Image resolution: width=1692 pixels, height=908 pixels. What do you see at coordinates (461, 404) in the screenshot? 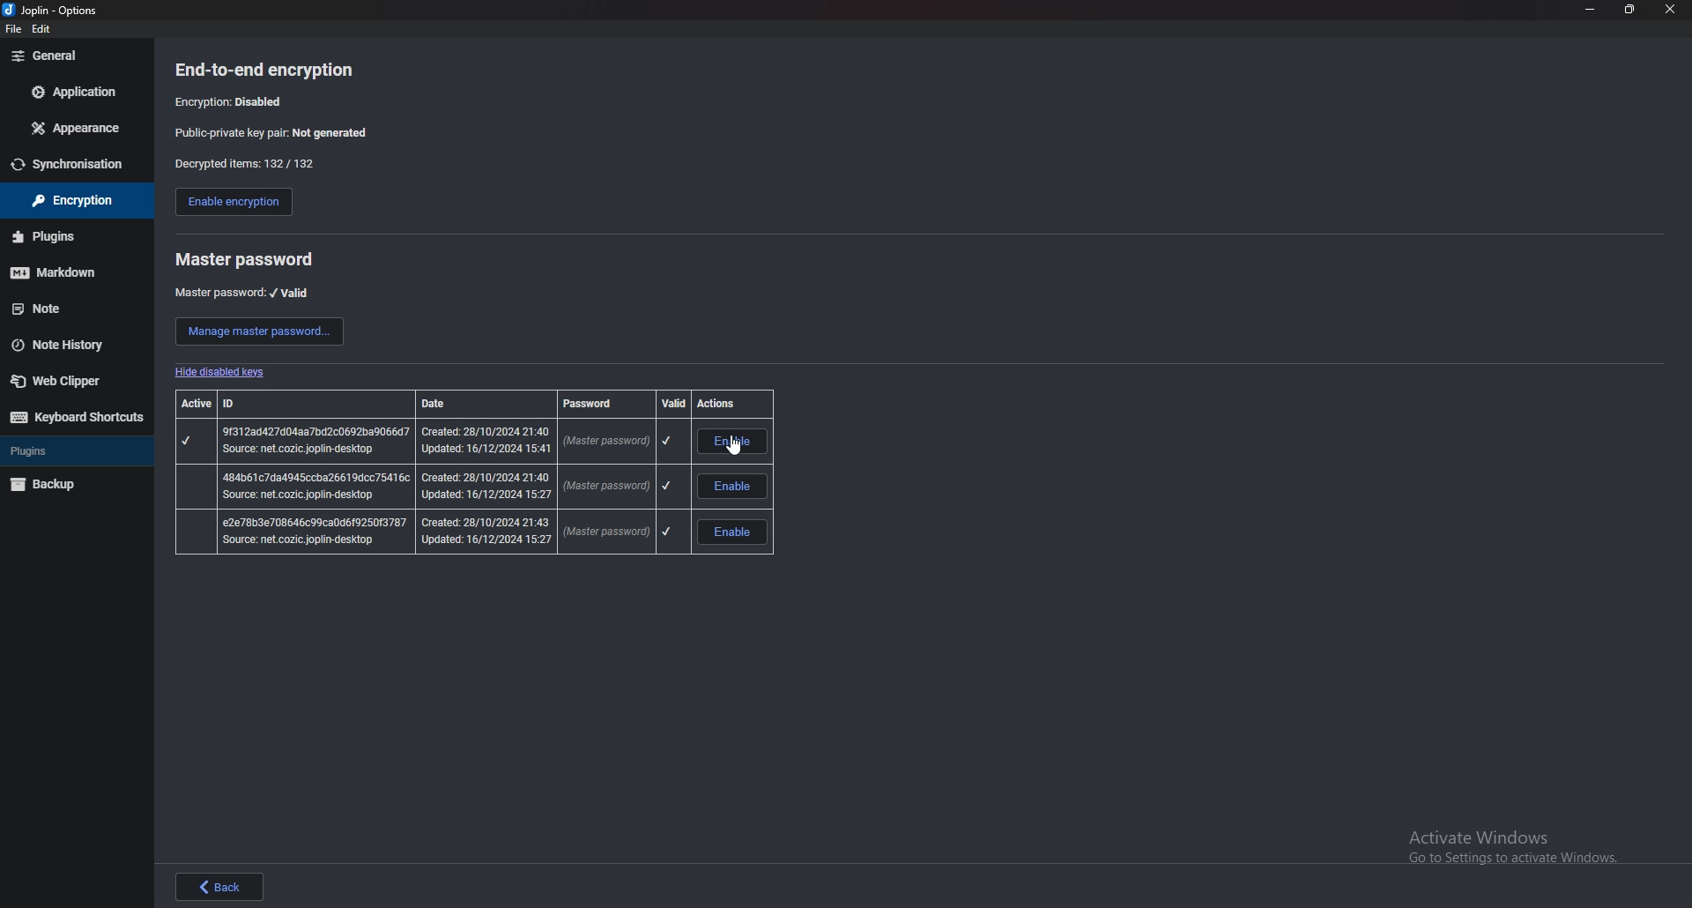
I see `date` at bounding box center [461, 404].